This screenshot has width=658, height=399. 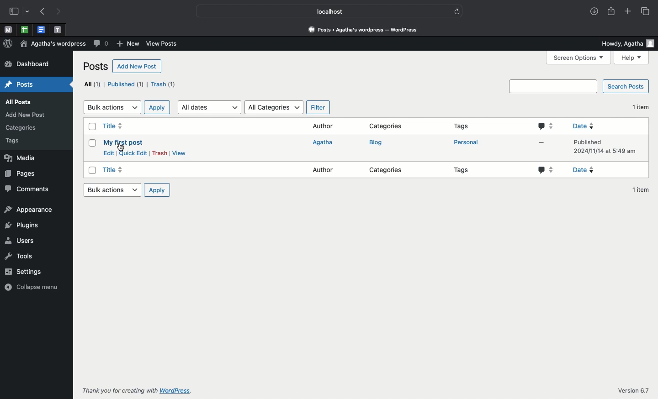 I want to click on Search posts, so click(x=626, y=87).